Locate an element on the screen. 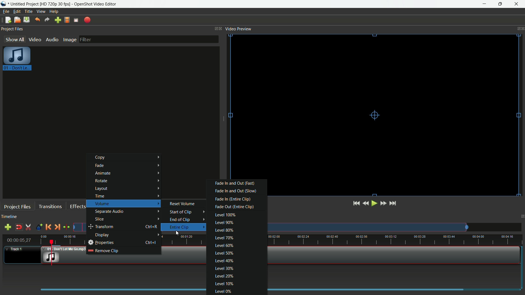  time is located at coordinates (126, 196).